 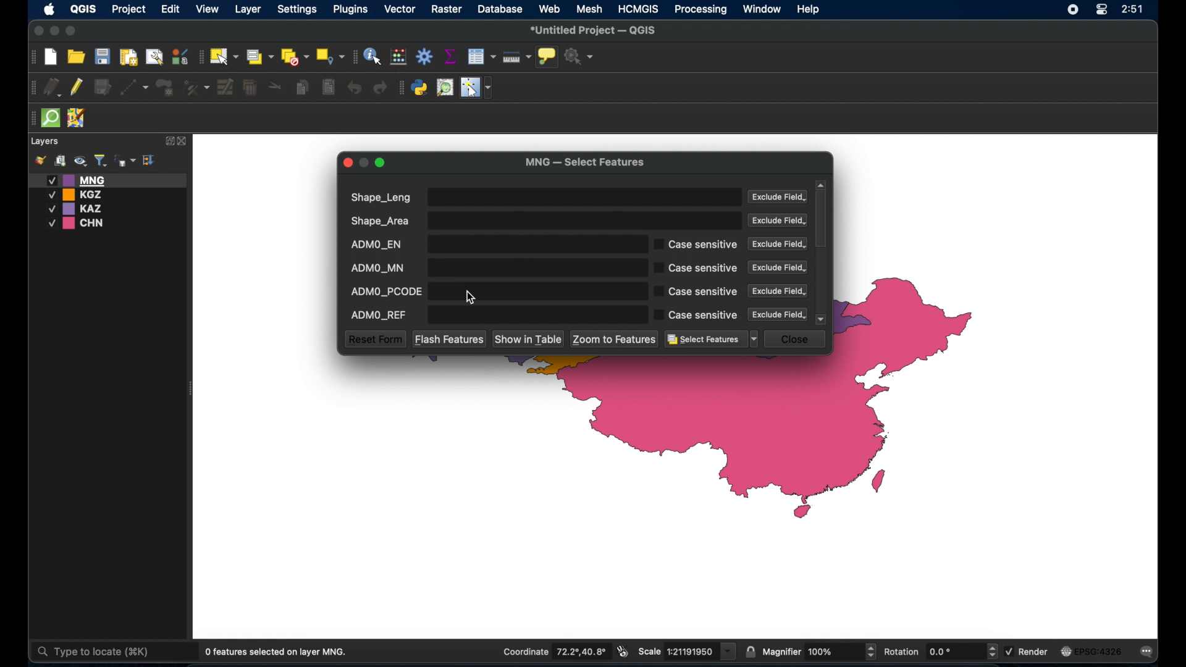 What do you see at coordinates (251, 88) in the screenshot?
I see `delete selected ` at bounding box center [251, 88].